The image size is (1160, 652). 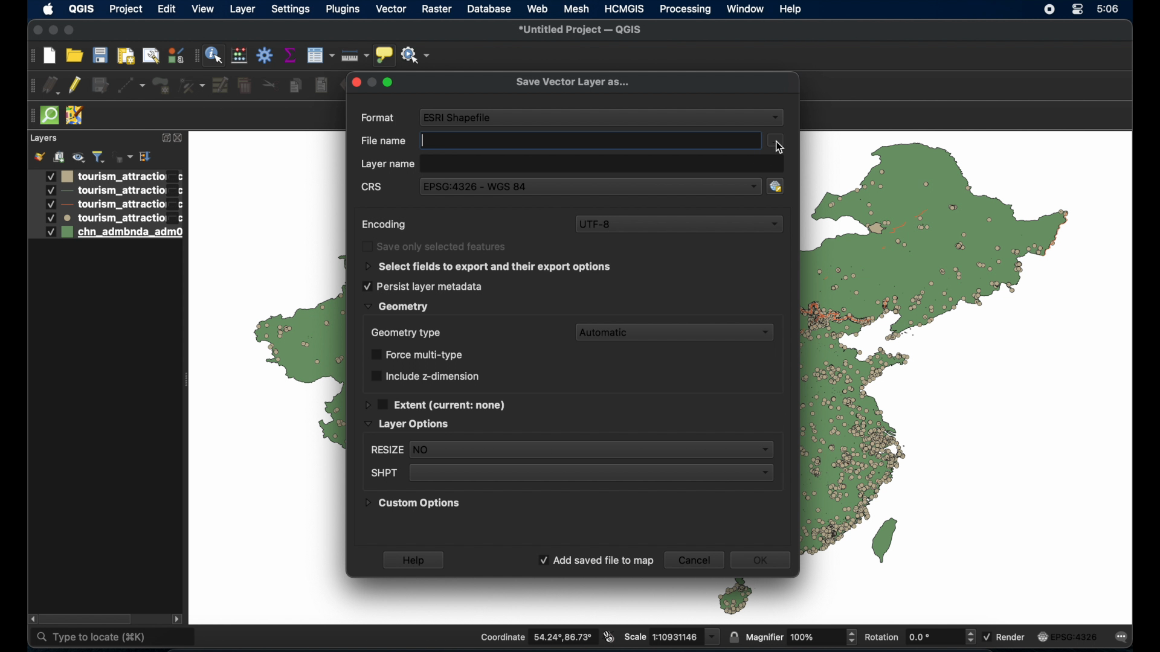 I want to click on raster, so click(x=436, y=9).